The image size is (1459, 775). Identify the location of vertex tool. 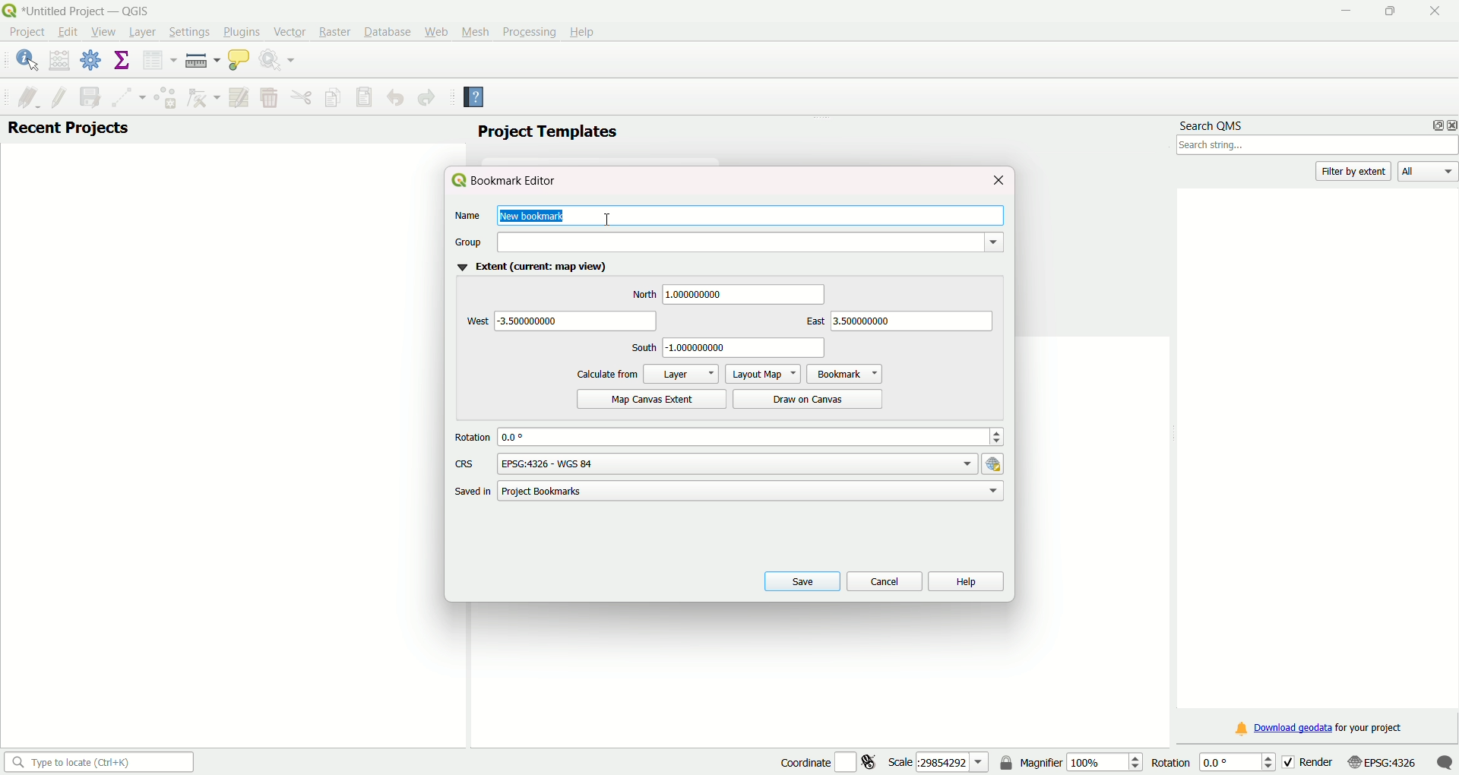
(202, 99).